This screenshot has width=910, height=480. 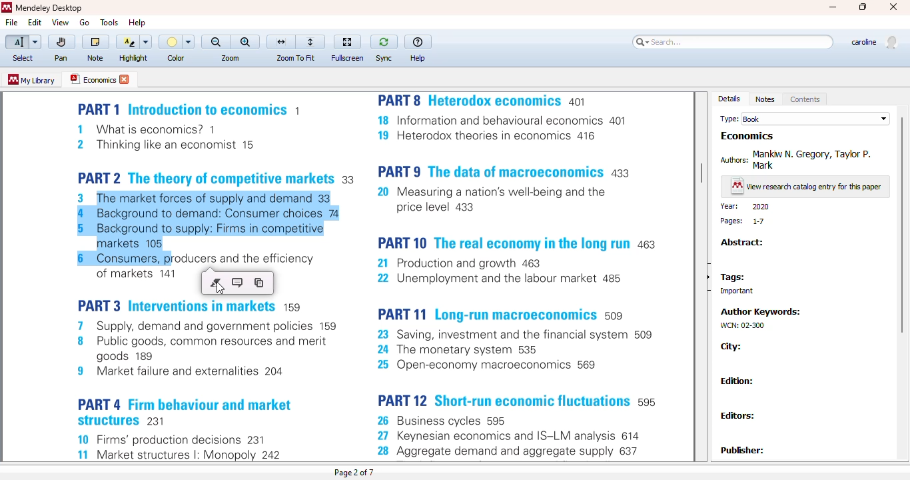 I want to click on edition, so click(x=737, y=381).